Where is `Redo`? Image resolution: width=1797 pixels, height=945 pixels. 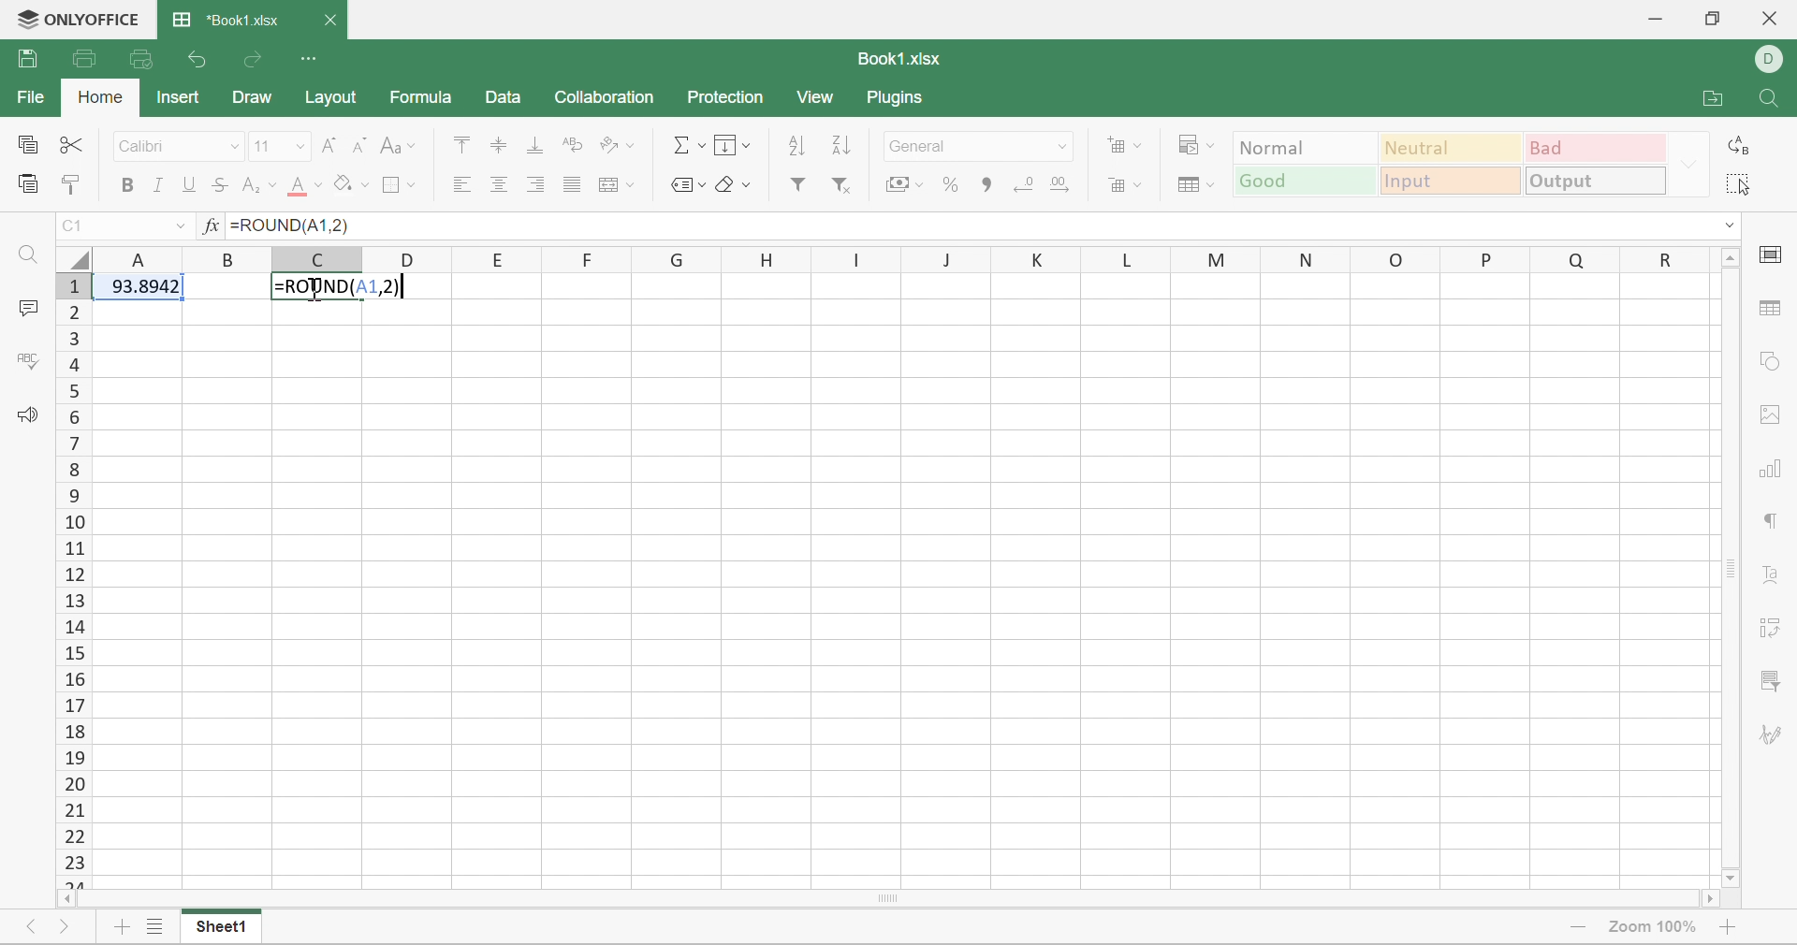 Redo is located at coordinates (256, 58).